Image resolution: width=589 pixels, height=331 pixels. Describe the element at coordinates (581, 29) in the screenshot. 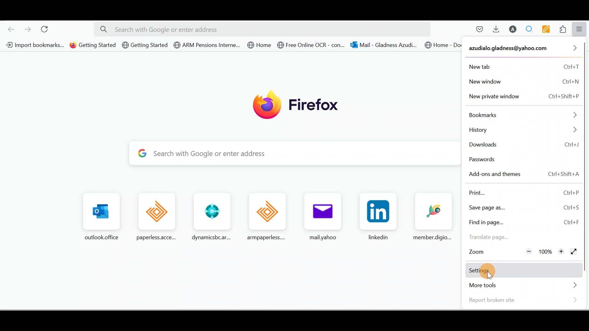

I see `Open application menu` at that location.